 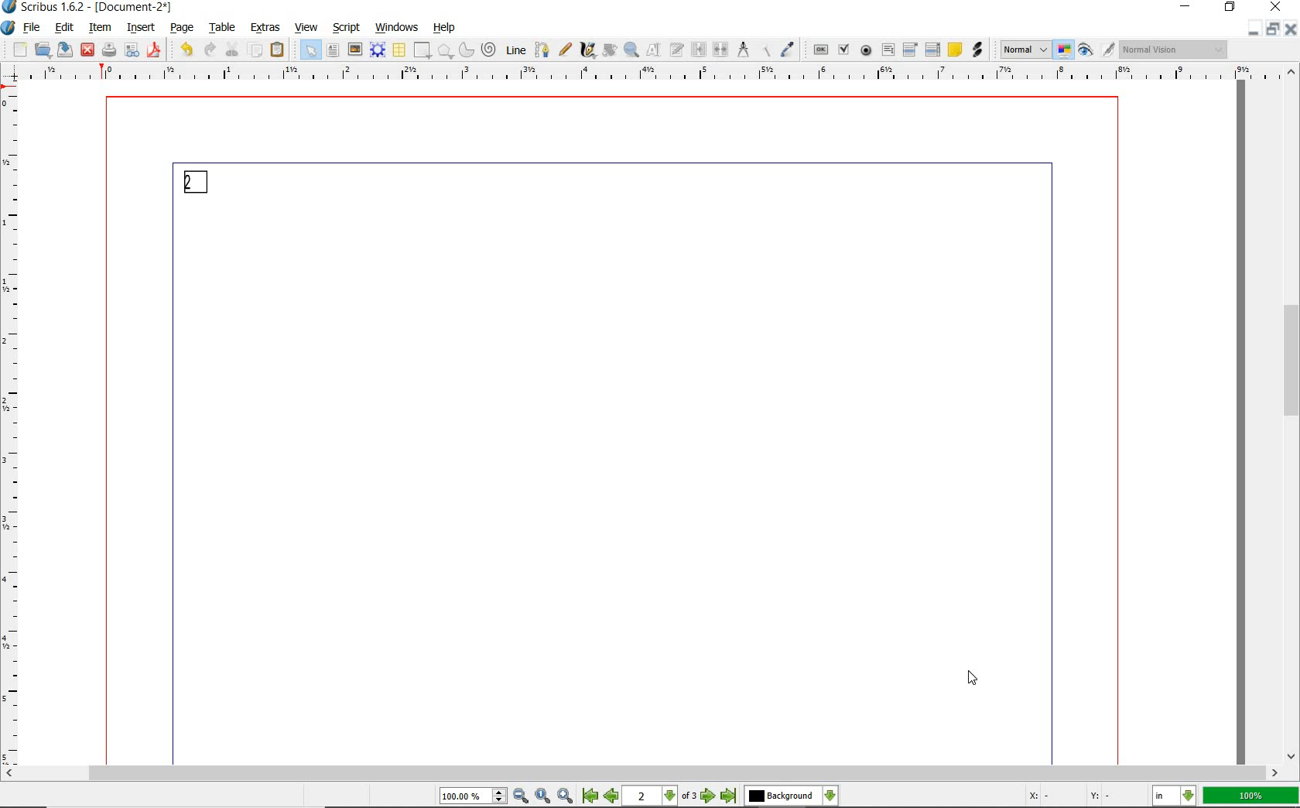 What do you see at coordinates (466, 51) in the screenshot?
I see `arc` at bounding box center [466, 51].